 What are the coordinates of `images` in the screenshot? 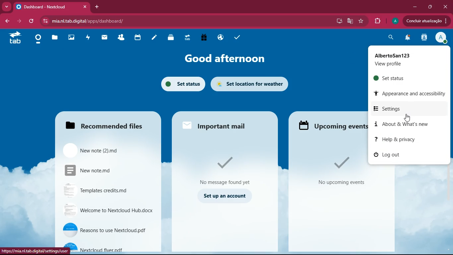 It's located at (71, 39).